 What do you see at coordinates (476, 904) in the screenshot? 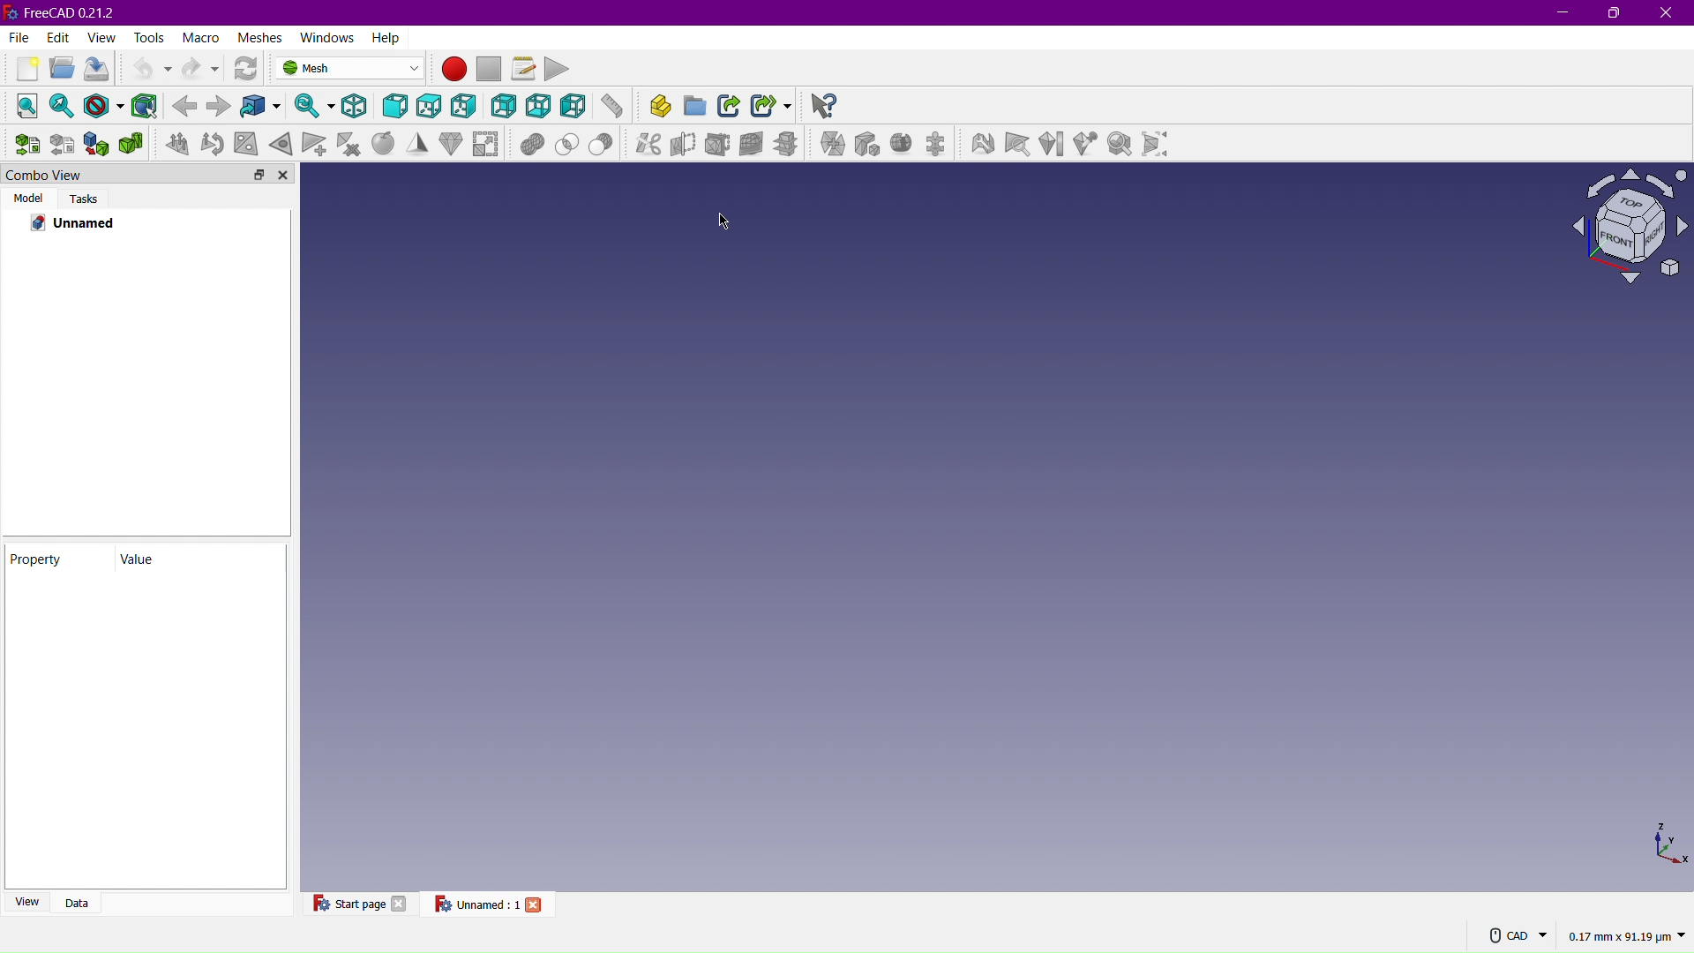
I see `unnamed : 1` at bounding box center [476, 904].